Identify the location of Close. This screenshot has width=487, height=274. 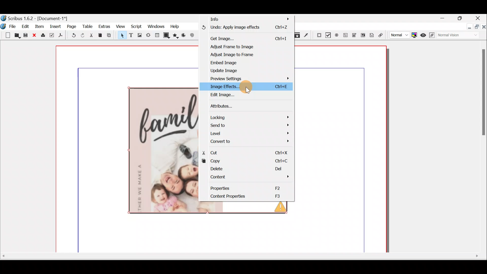
(479, 18).